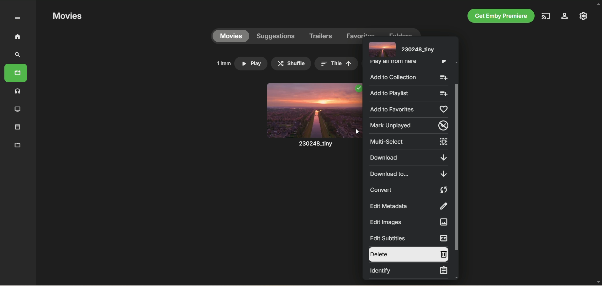 This screenshot has width=602, height=286. I want to click on convert, so click(409, 190).